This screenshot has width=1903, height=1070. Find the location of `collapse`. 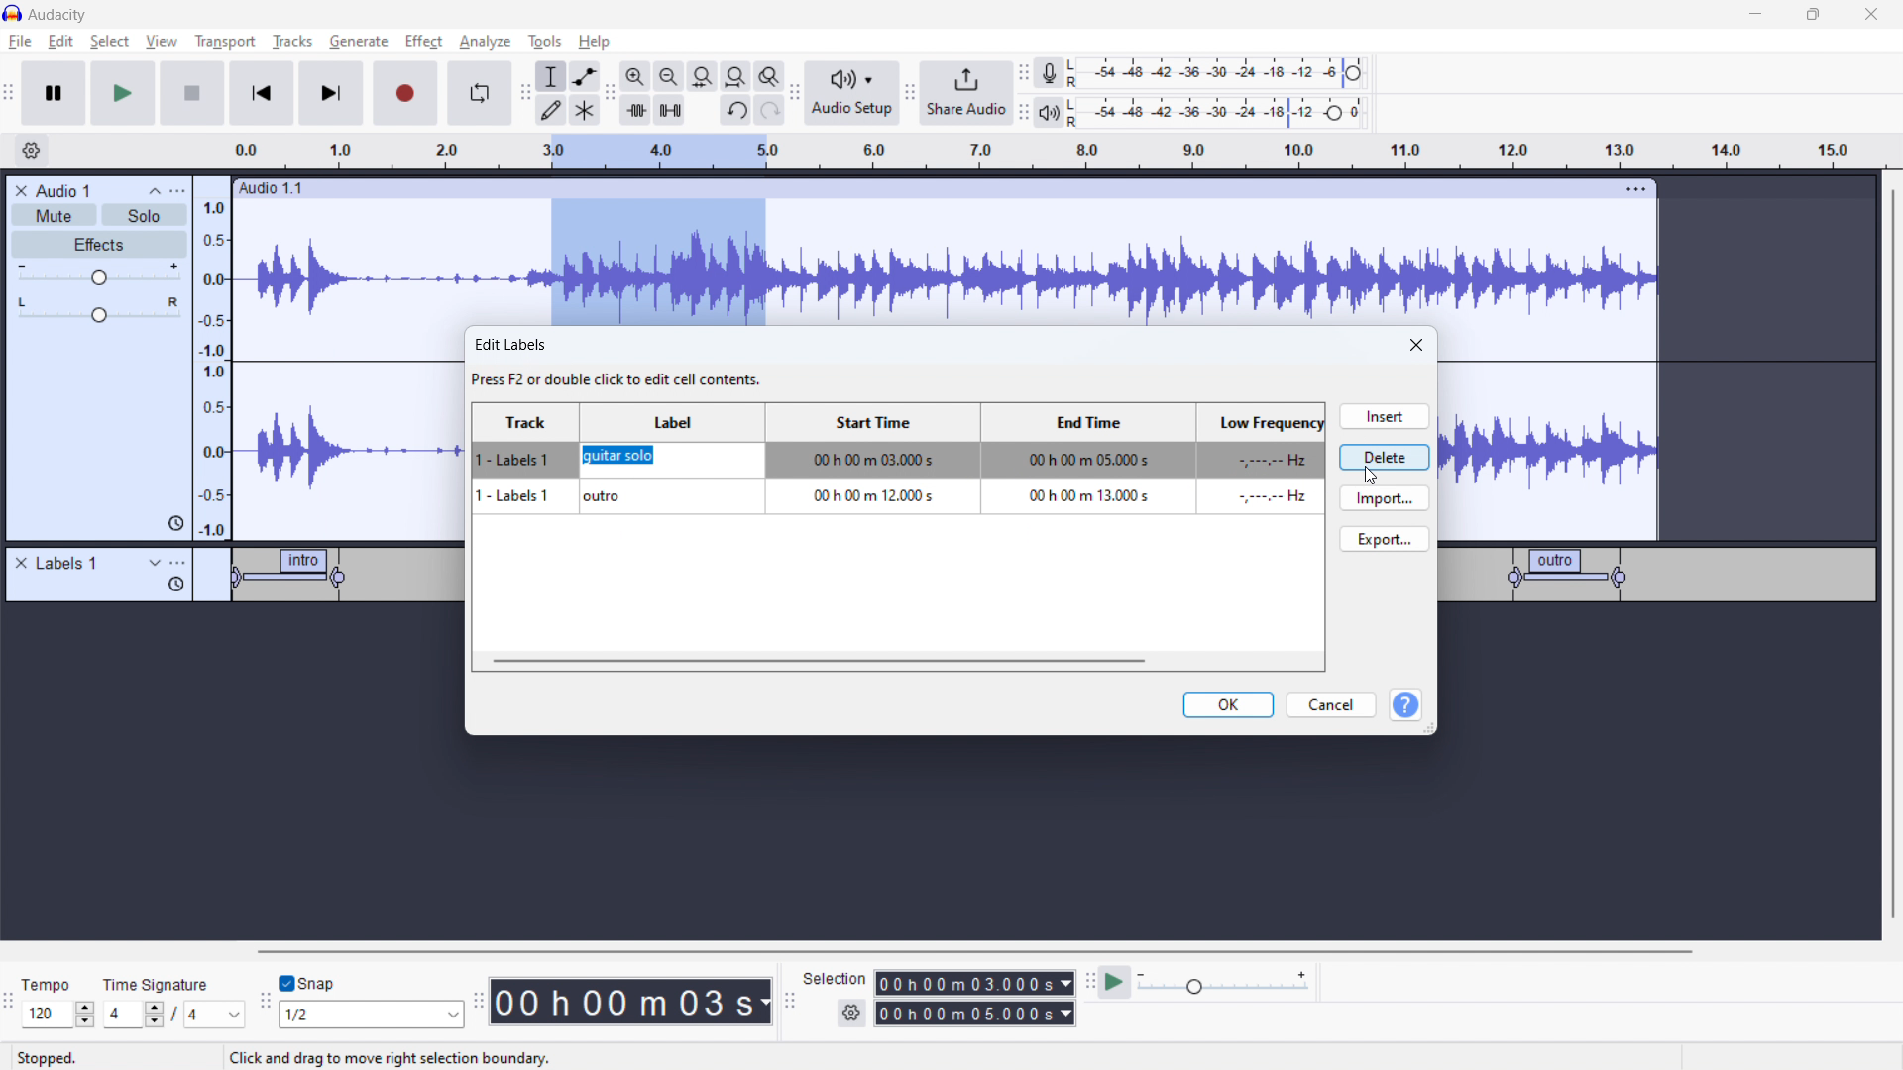

collapse is located at coordinates (155, 191).